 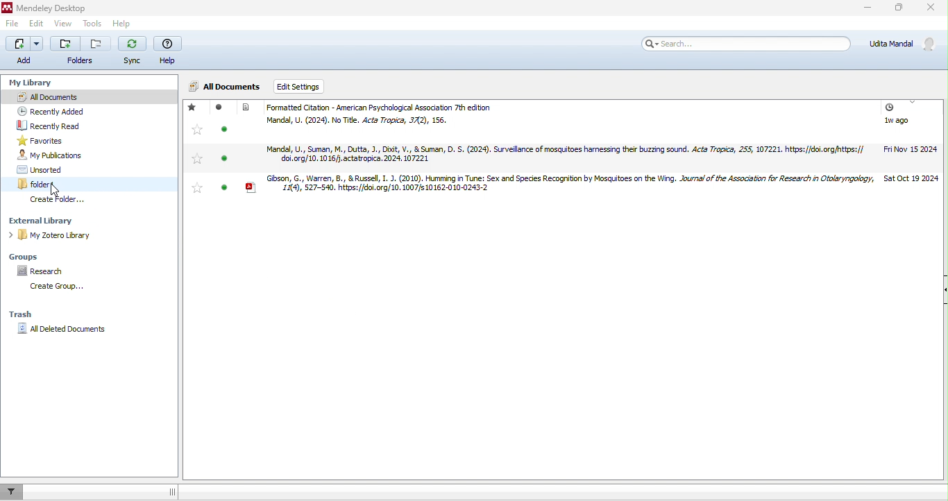 What do you see at coordinates (22, 314) in the screenshot?
I see `trash` at bounding box center [22, 314].